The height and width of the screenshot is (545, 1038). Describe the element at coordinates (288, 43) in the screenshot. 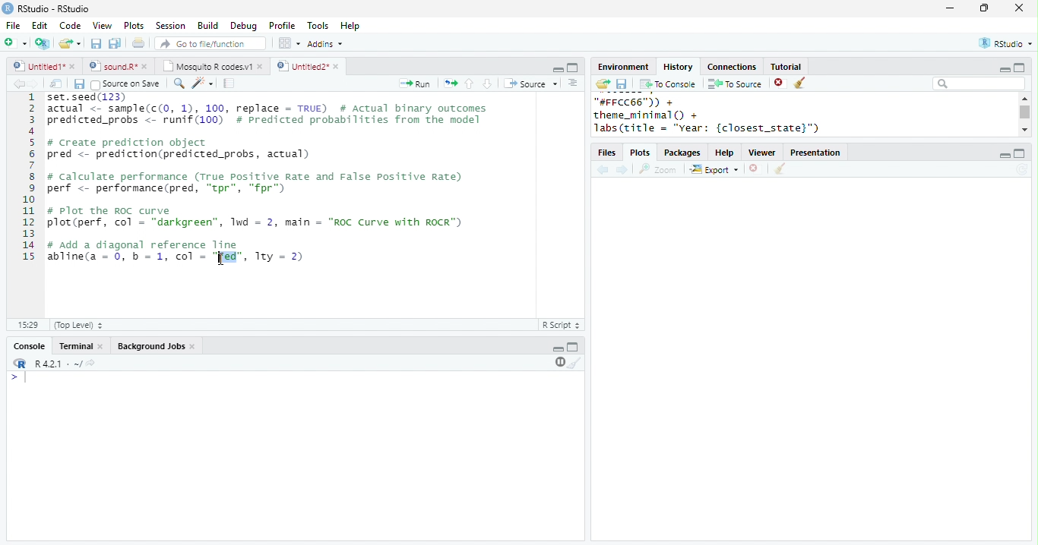

I see `options` at that location.